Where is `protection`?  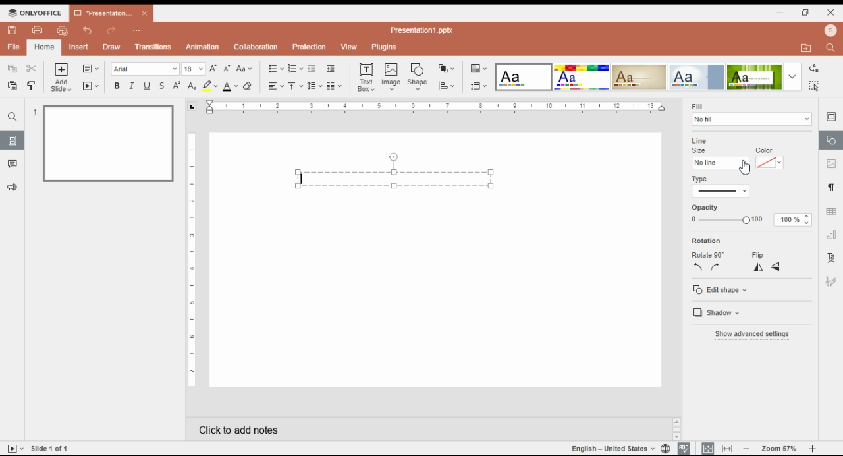
protection is located at coordinates (310, 46).